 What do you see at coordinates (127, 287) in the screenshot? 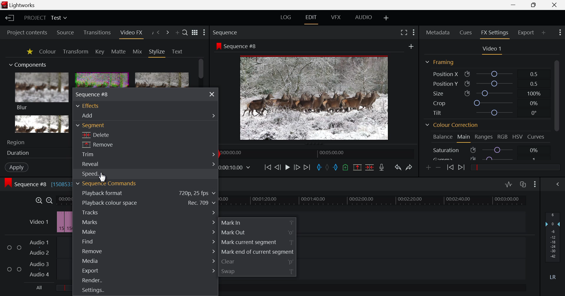
I see `All` at bounding box center [127, 287].